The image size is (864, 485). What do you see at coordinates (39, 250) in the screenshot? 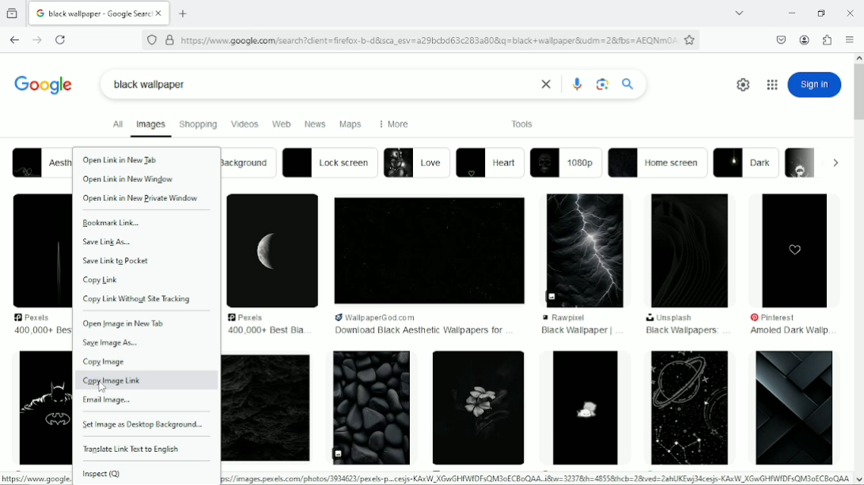
I see `black image` at bounding box center [39, 250].